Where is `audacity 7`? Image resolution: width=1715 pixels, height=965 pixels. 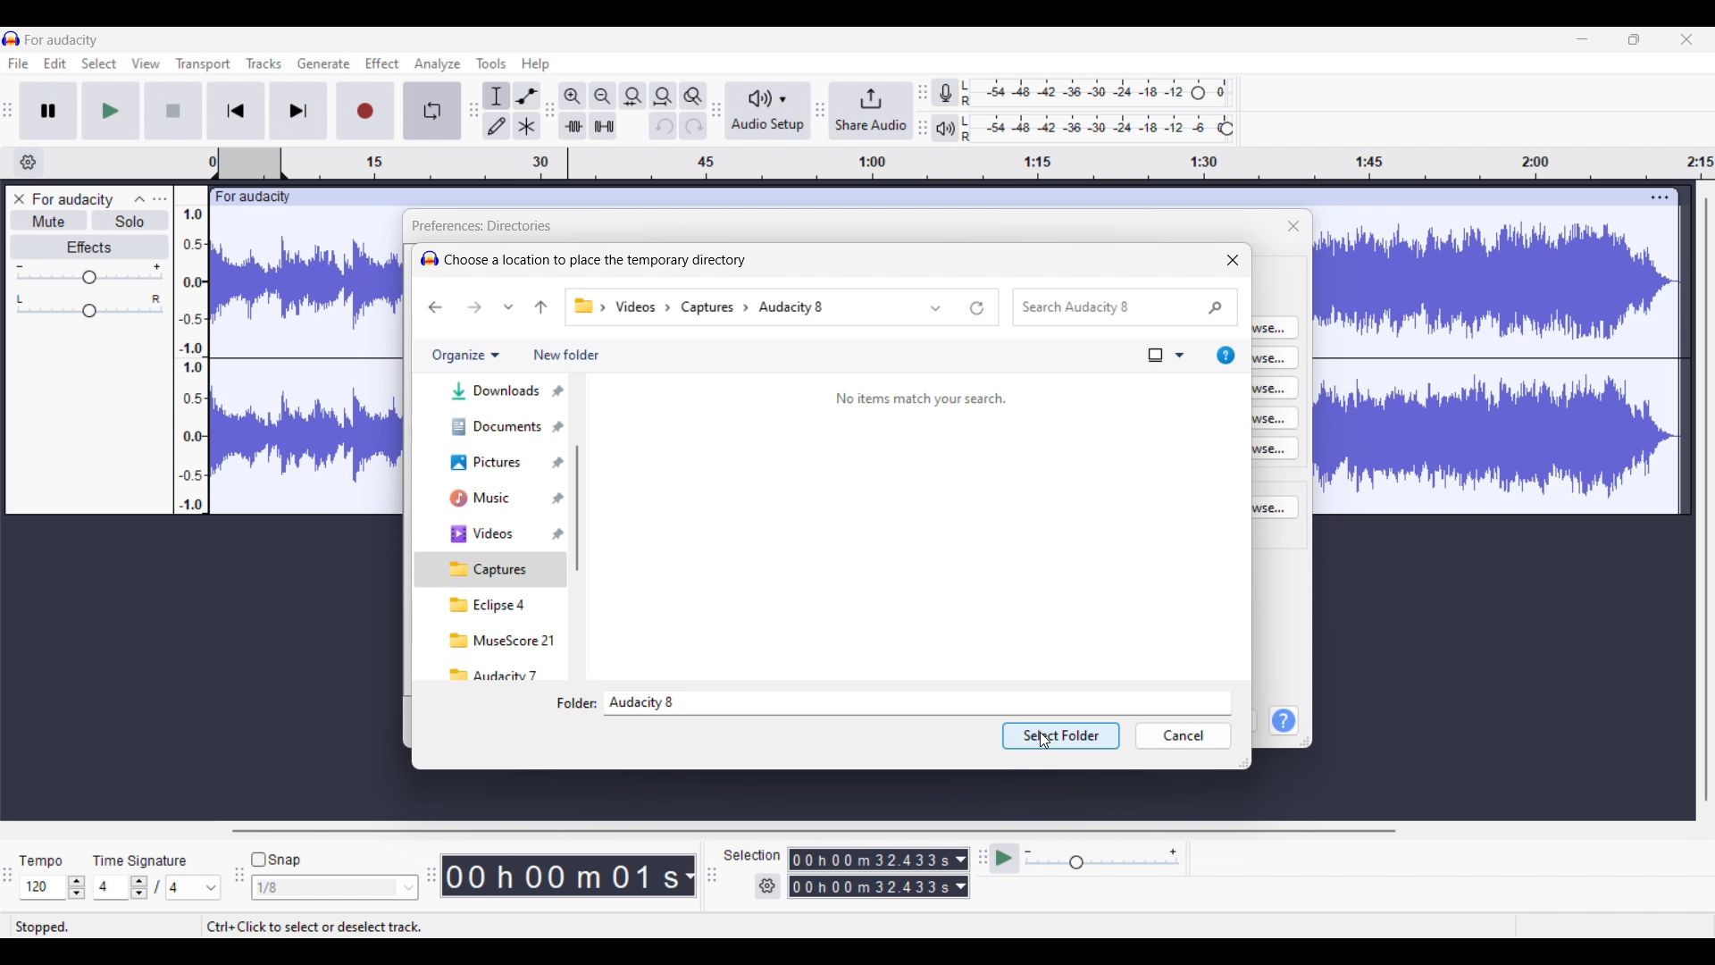
audacity 7 is located at coordinates (492, 673).